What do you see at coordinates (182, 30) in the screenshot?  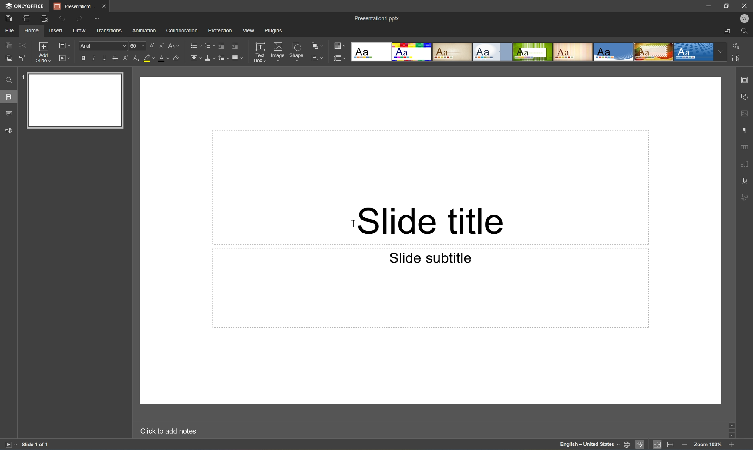 I see `Collaboration` at bounding box center [182, 30].